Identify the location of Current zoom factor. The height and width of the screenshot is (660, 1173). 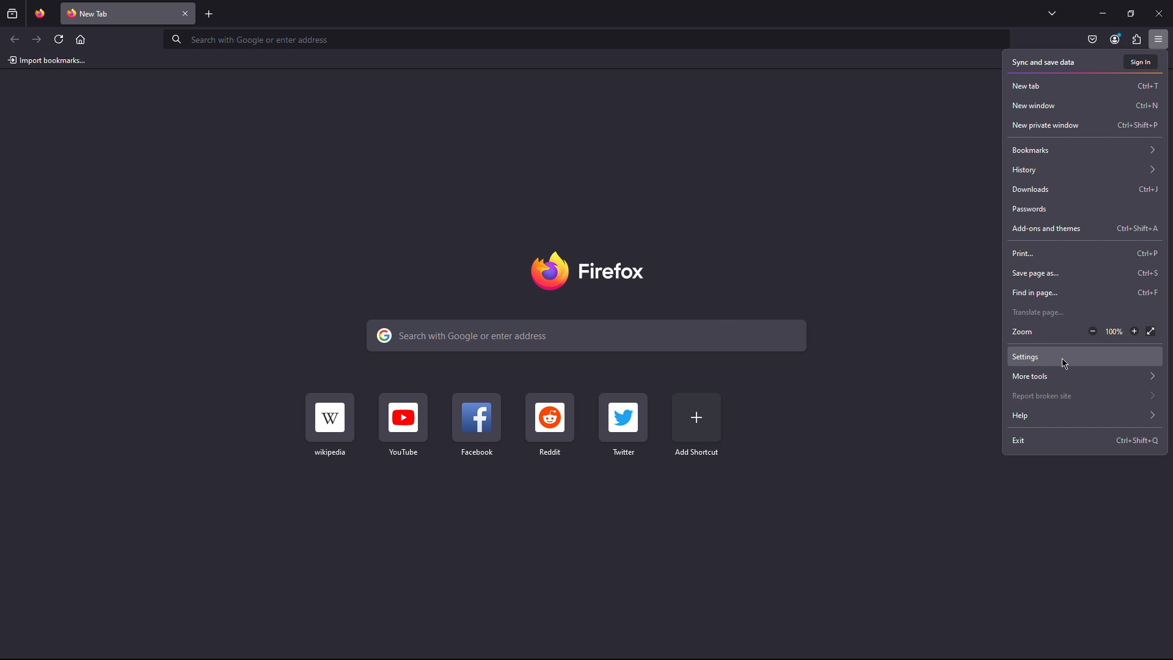
(1114, 331).